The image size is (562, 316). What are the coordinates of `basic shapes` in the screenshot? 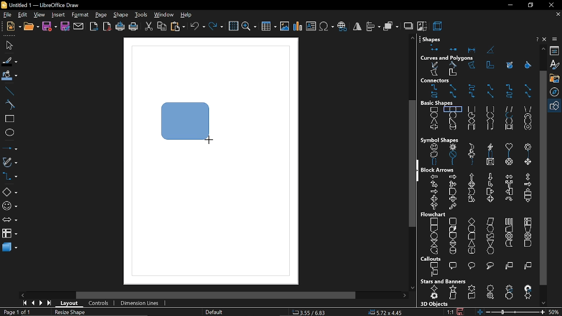 It's located at (479, 120).